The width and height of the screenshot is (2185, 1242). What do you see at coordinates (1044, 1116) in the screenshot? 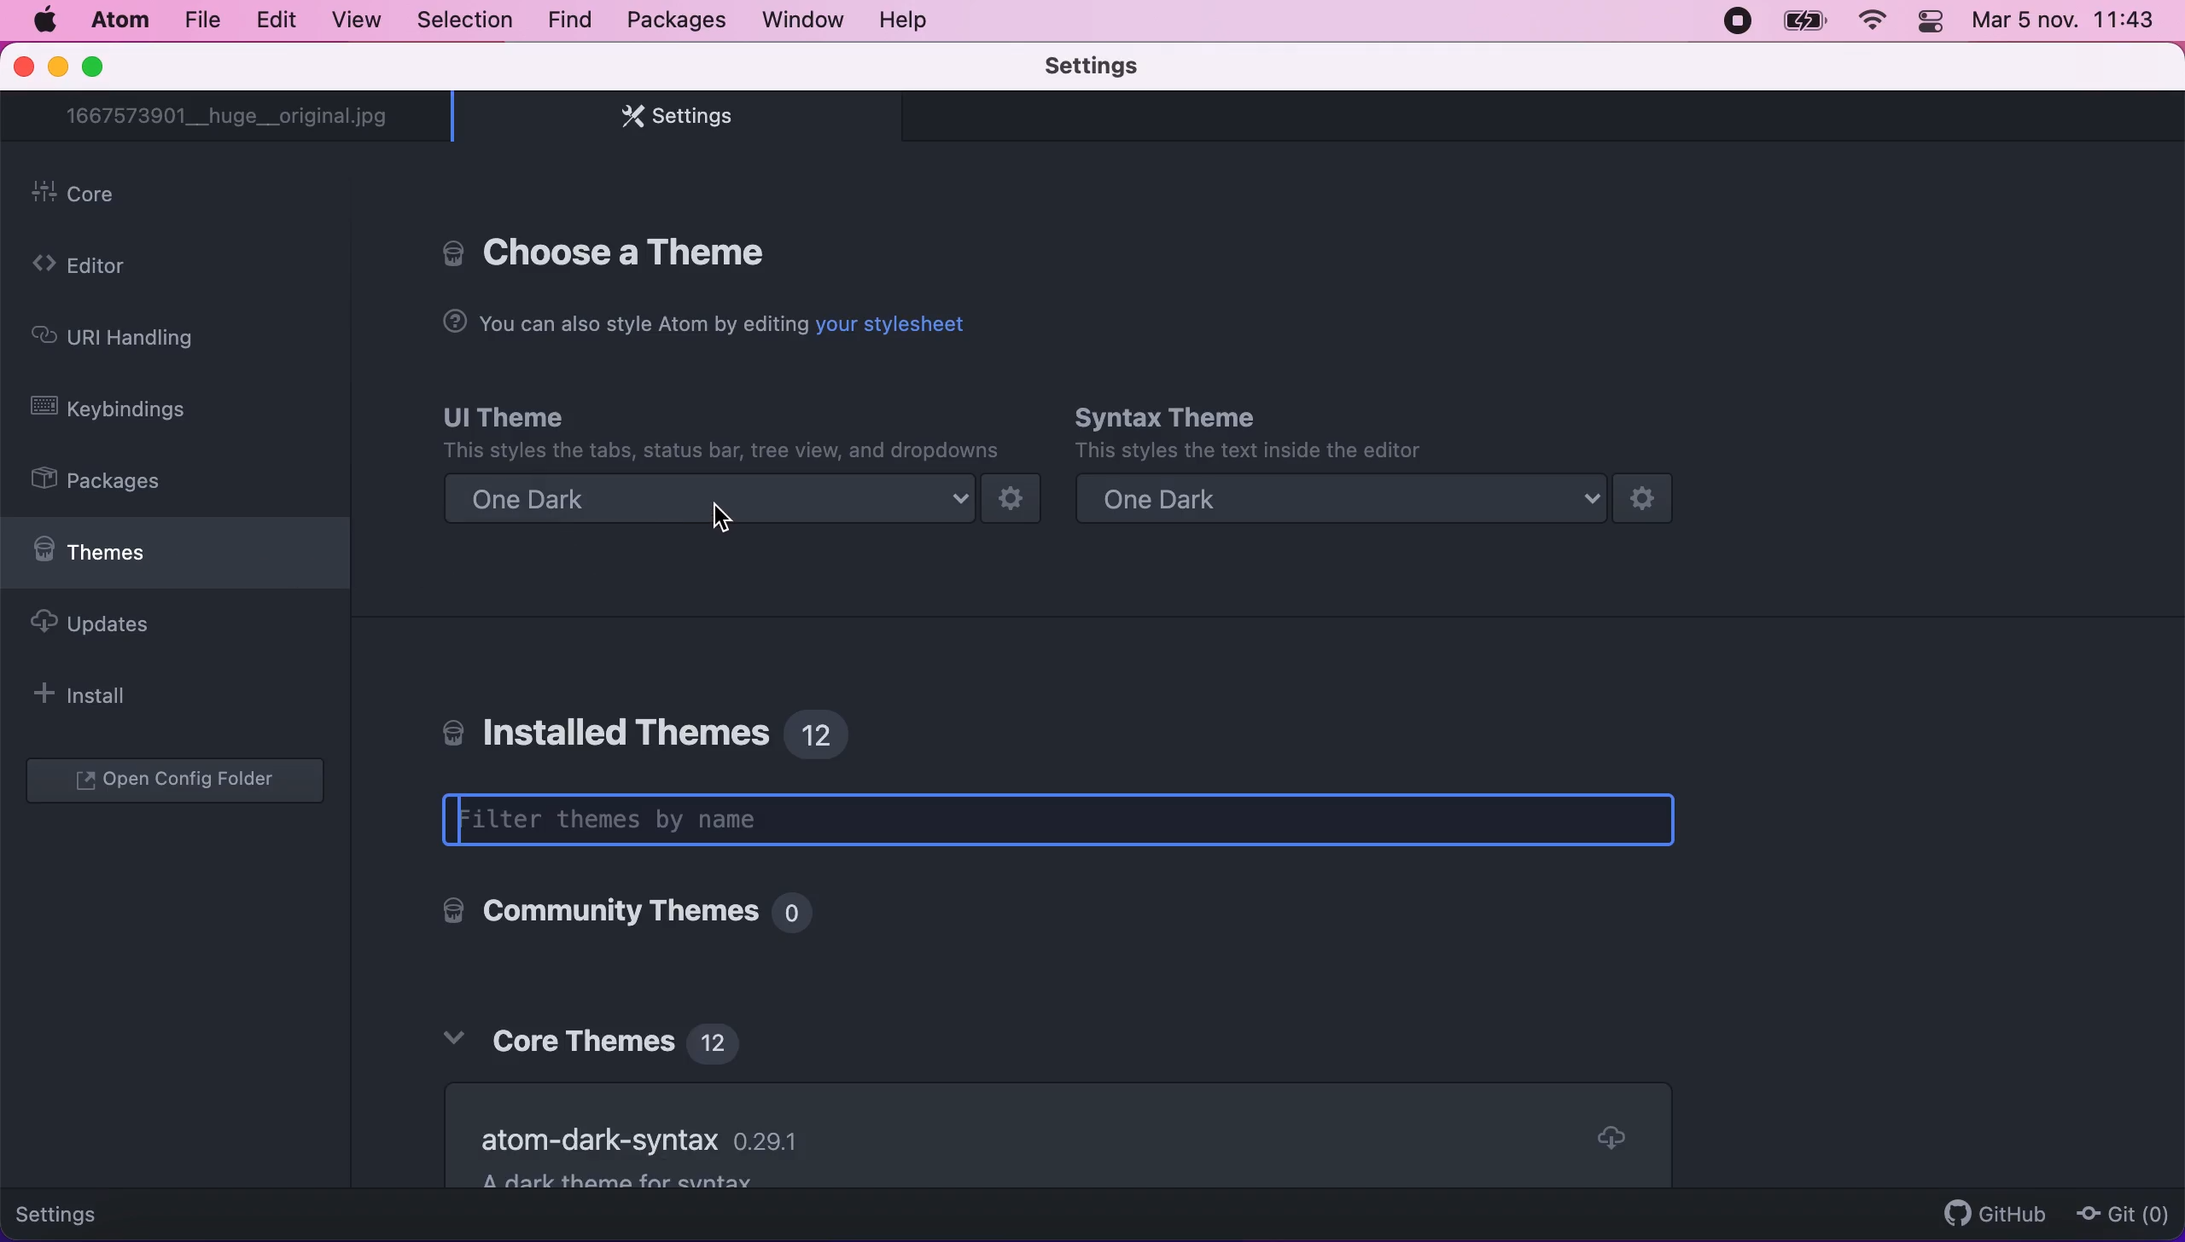
I see `Remove Empty Panes | When the last tab of a pane is closed, remove that pane as well.` at bounding box center [1044, 1116].